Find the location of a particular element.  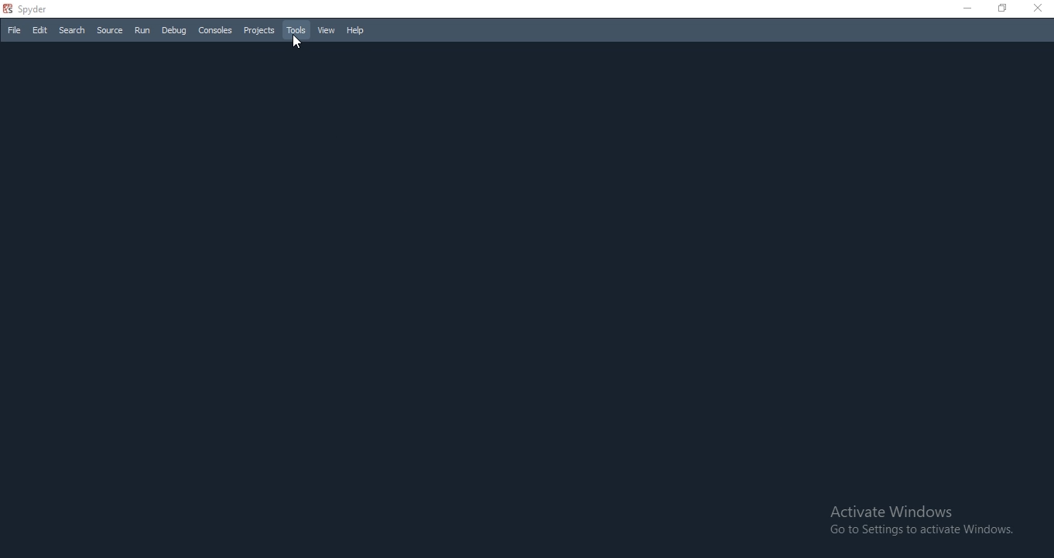

Restore is located at coordinates (1003, 8).